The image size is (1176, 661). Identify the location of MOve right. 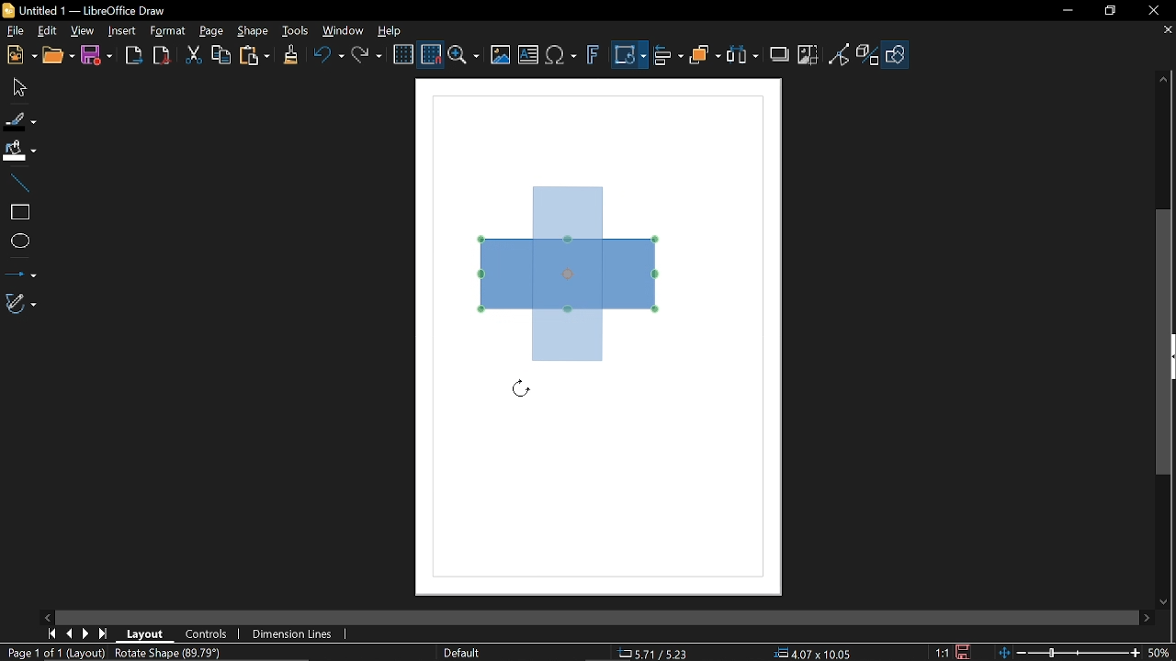
(84, 634).